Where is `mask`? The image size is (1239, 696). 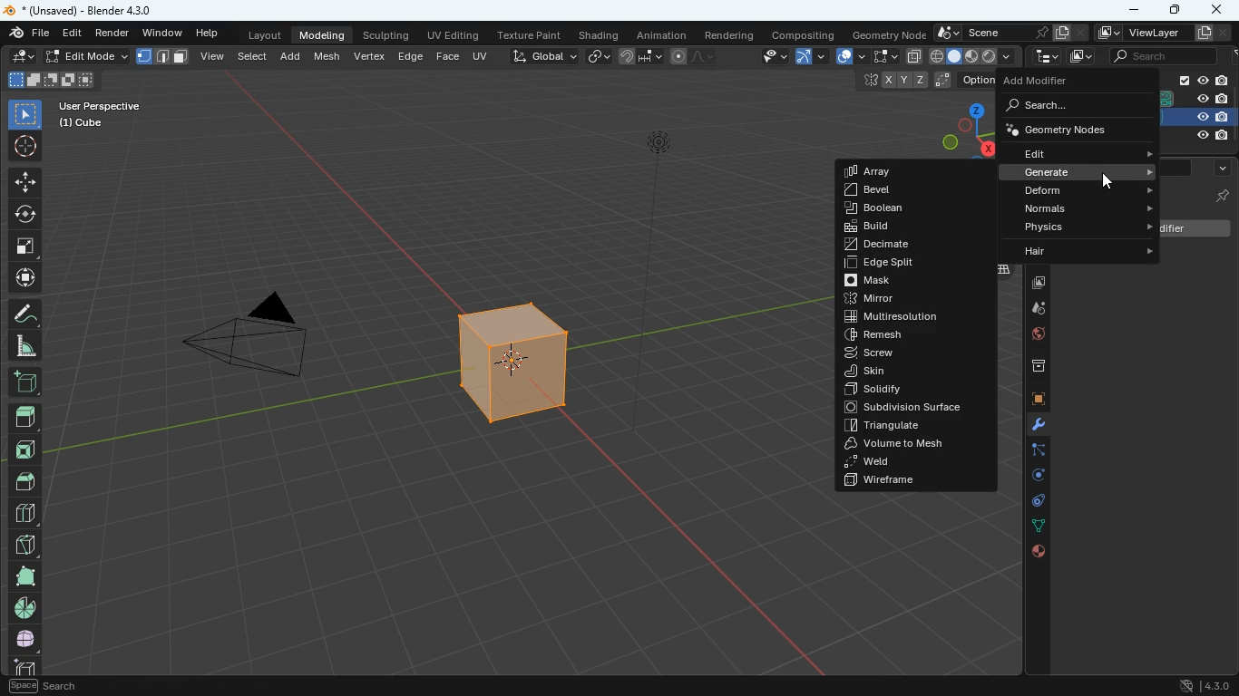 mask is located at coordinates (899, 281).